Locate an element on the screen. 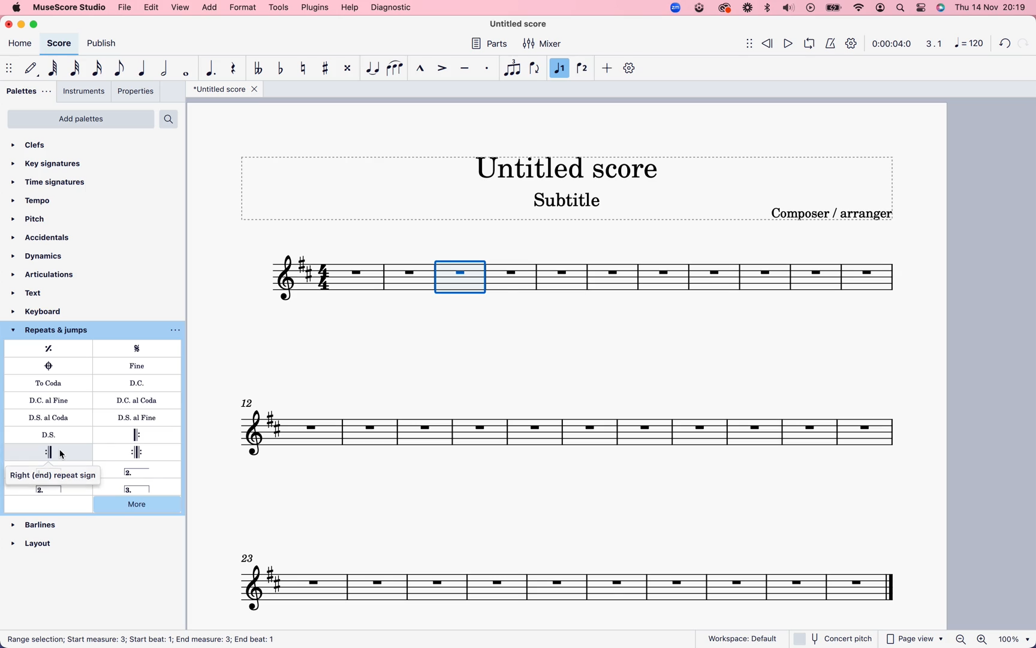  pallets is located at coordinates (29, 91).